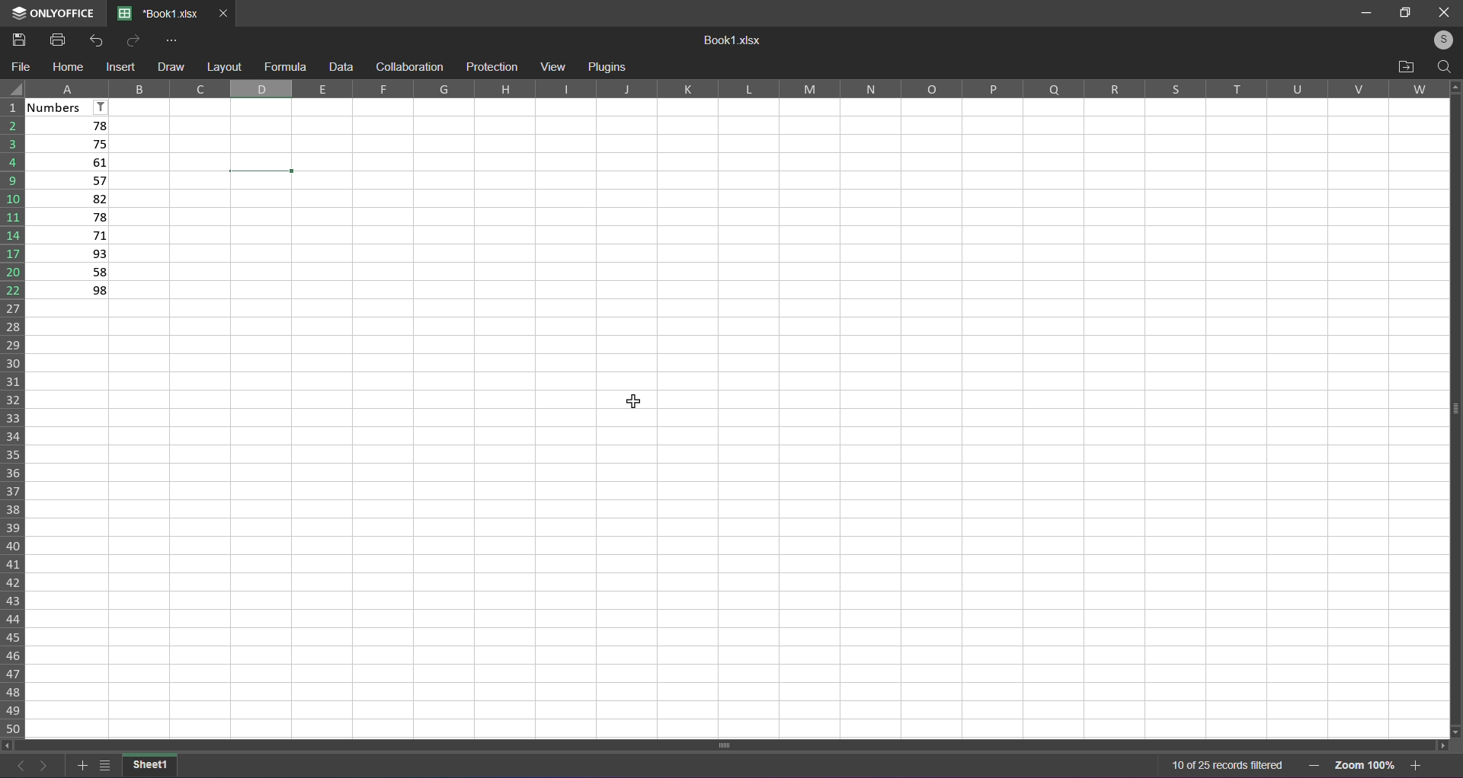  Describe the element at coordinates (70, 273) in the screenshot. I see `58` at that location.